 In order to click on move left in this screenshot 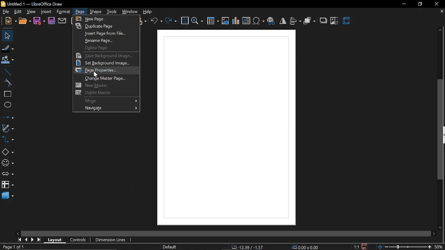, I will do `click(17, 233)`.